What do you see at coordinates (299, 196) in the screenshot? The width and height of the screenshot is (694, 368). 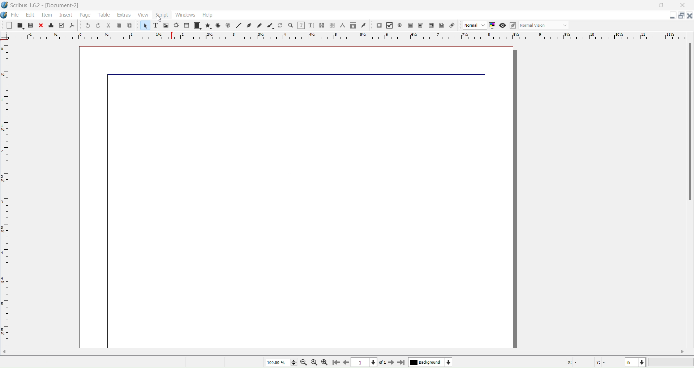 I see `Current page` at bounding box center [299, 196].